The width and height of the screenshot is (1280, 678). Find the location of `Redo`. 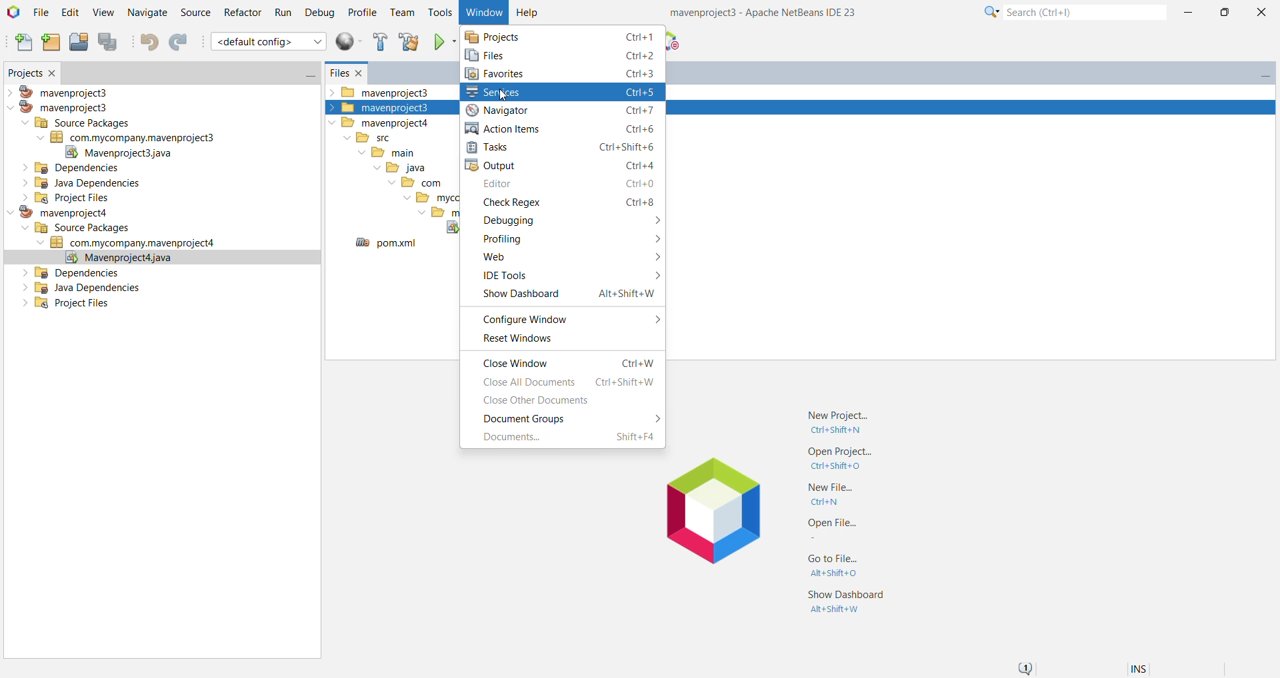

Redo is located at coordinates (181, 43).